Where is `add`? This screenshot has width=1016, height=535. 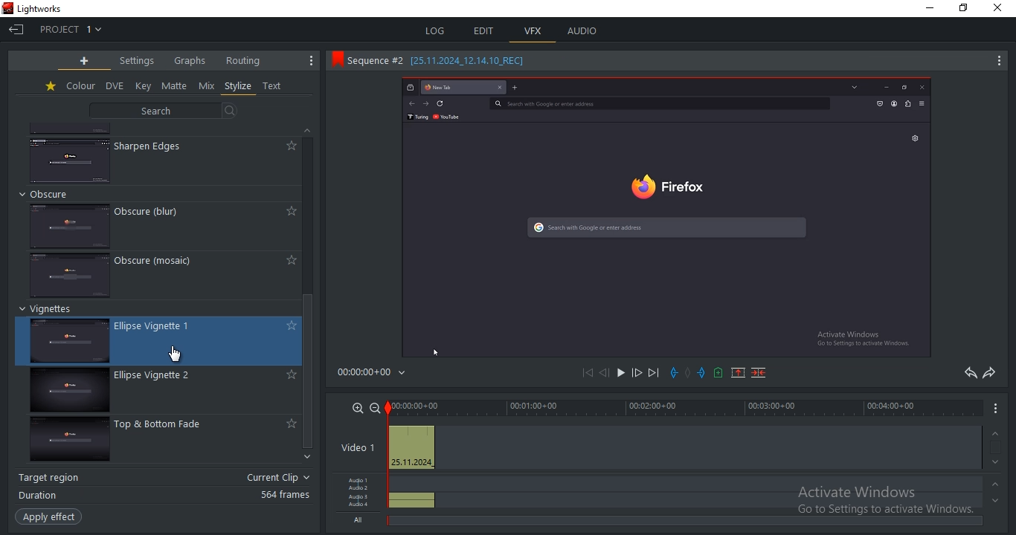
add is located at coordinates (84, 60).